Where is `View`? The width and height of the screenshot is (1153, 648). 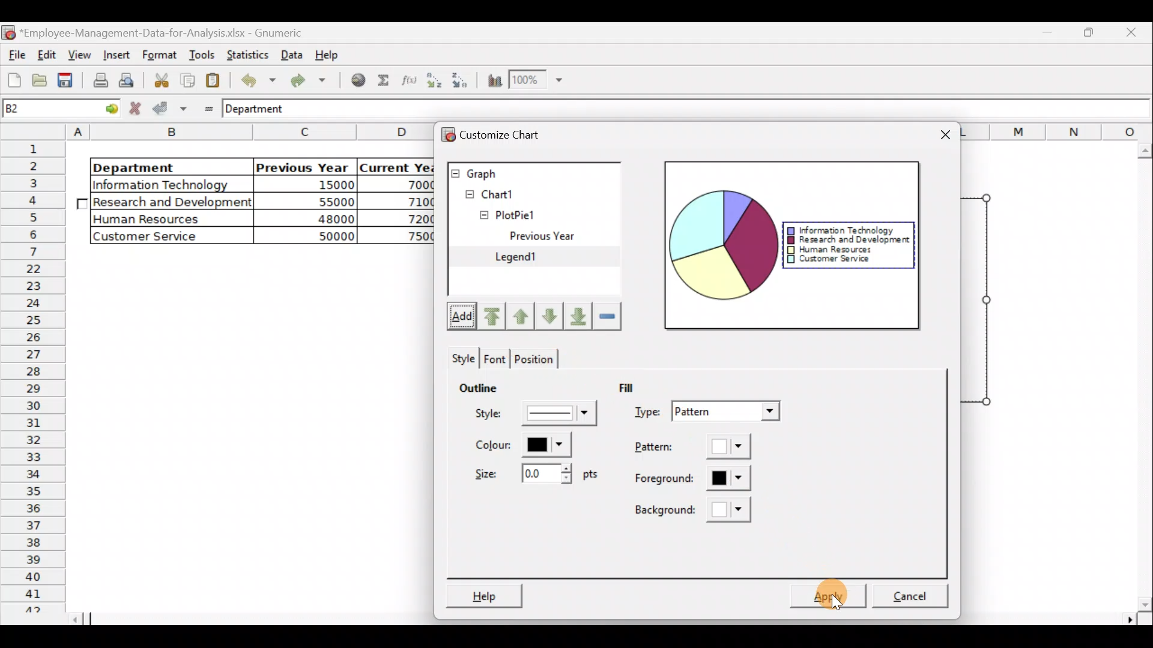 View is located at coordinates (82, 53).